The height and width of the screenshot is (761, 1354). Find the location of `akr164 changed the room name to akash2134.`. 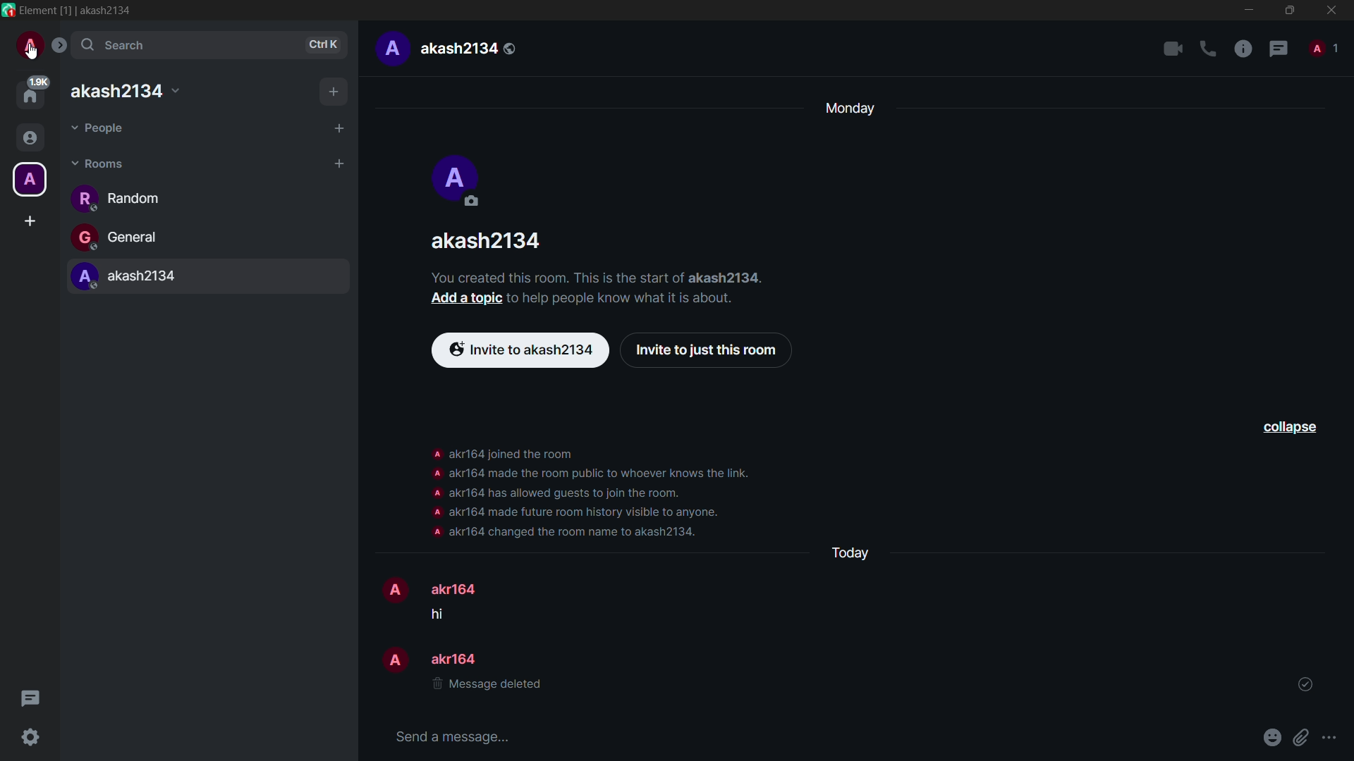

akr164 changed the room name to akash2134. is located at coordinates (573, 533).